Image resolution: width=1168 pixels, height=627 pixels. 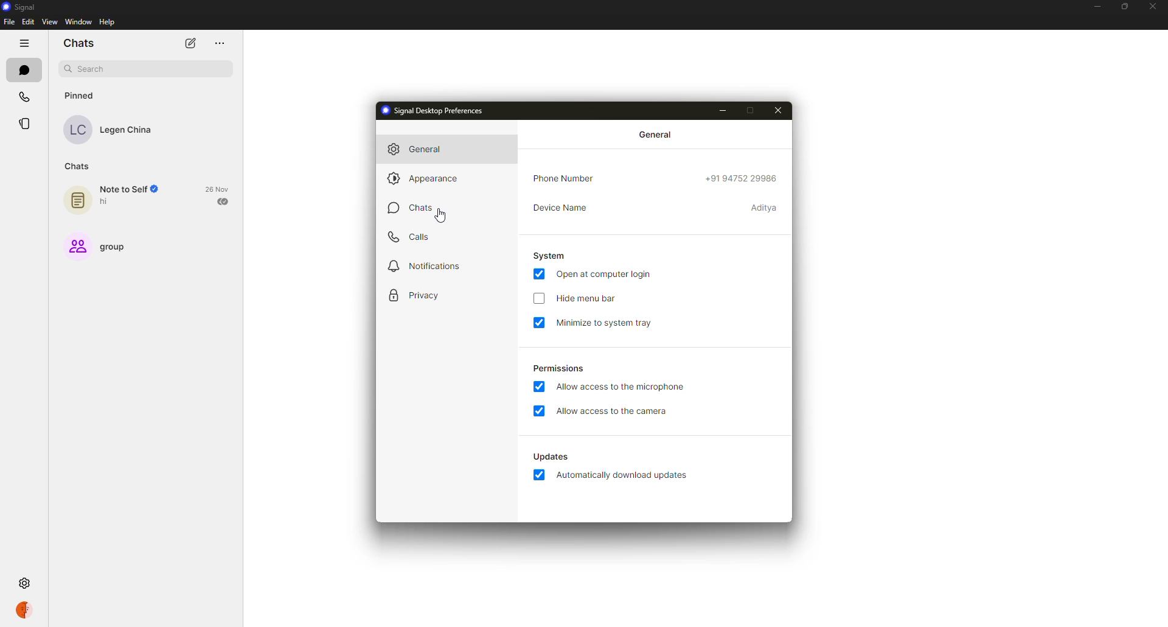 I want to click on help, so click(x=107, y=23).